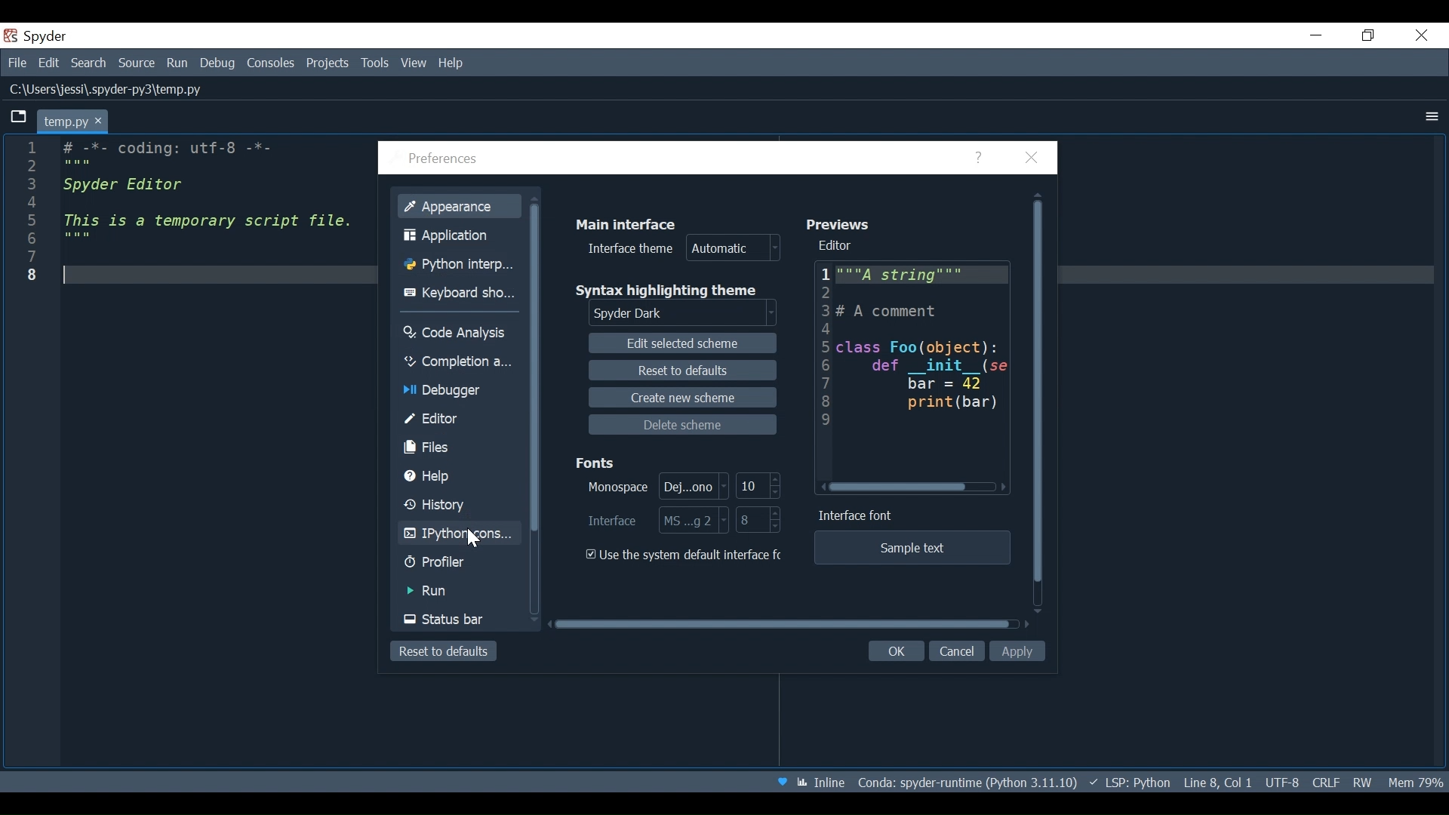  Describe the element at coordinates (87, 63) in the screenshot. I see `Search` at that location.